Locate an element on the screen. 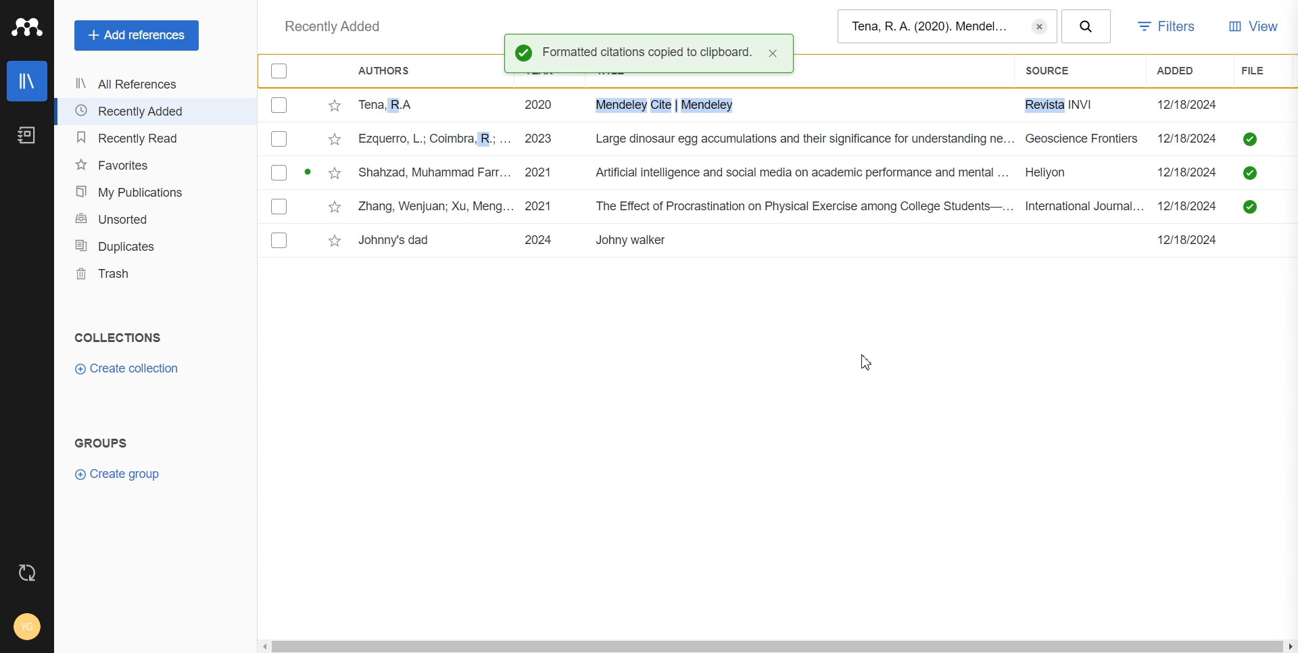 The image size is (1298, 653). Auto sync is located at coordinates (28, 572).